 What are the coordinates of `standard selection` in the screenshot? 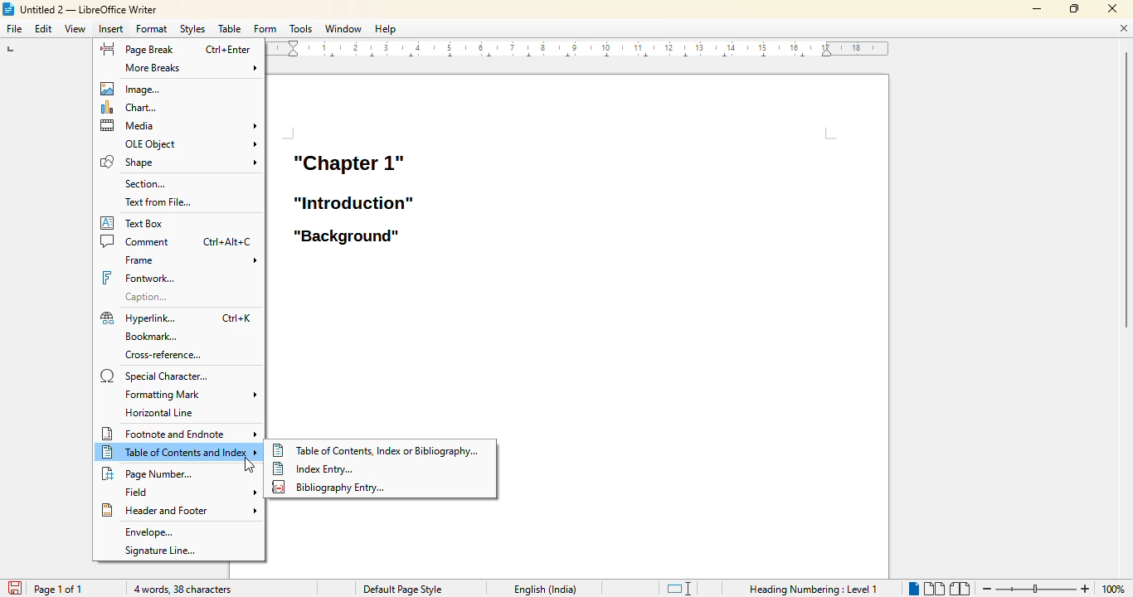 It's located at (679, 588).